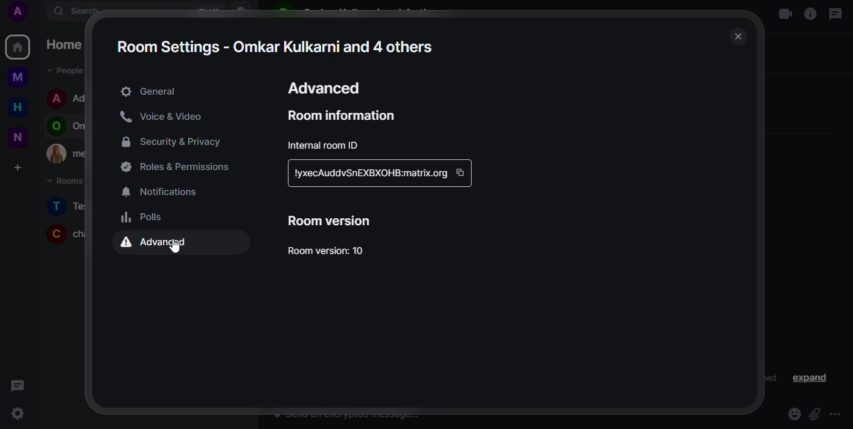  Describe the element at coordinates (22, 137) in the screenshot. I see `n` at that location.